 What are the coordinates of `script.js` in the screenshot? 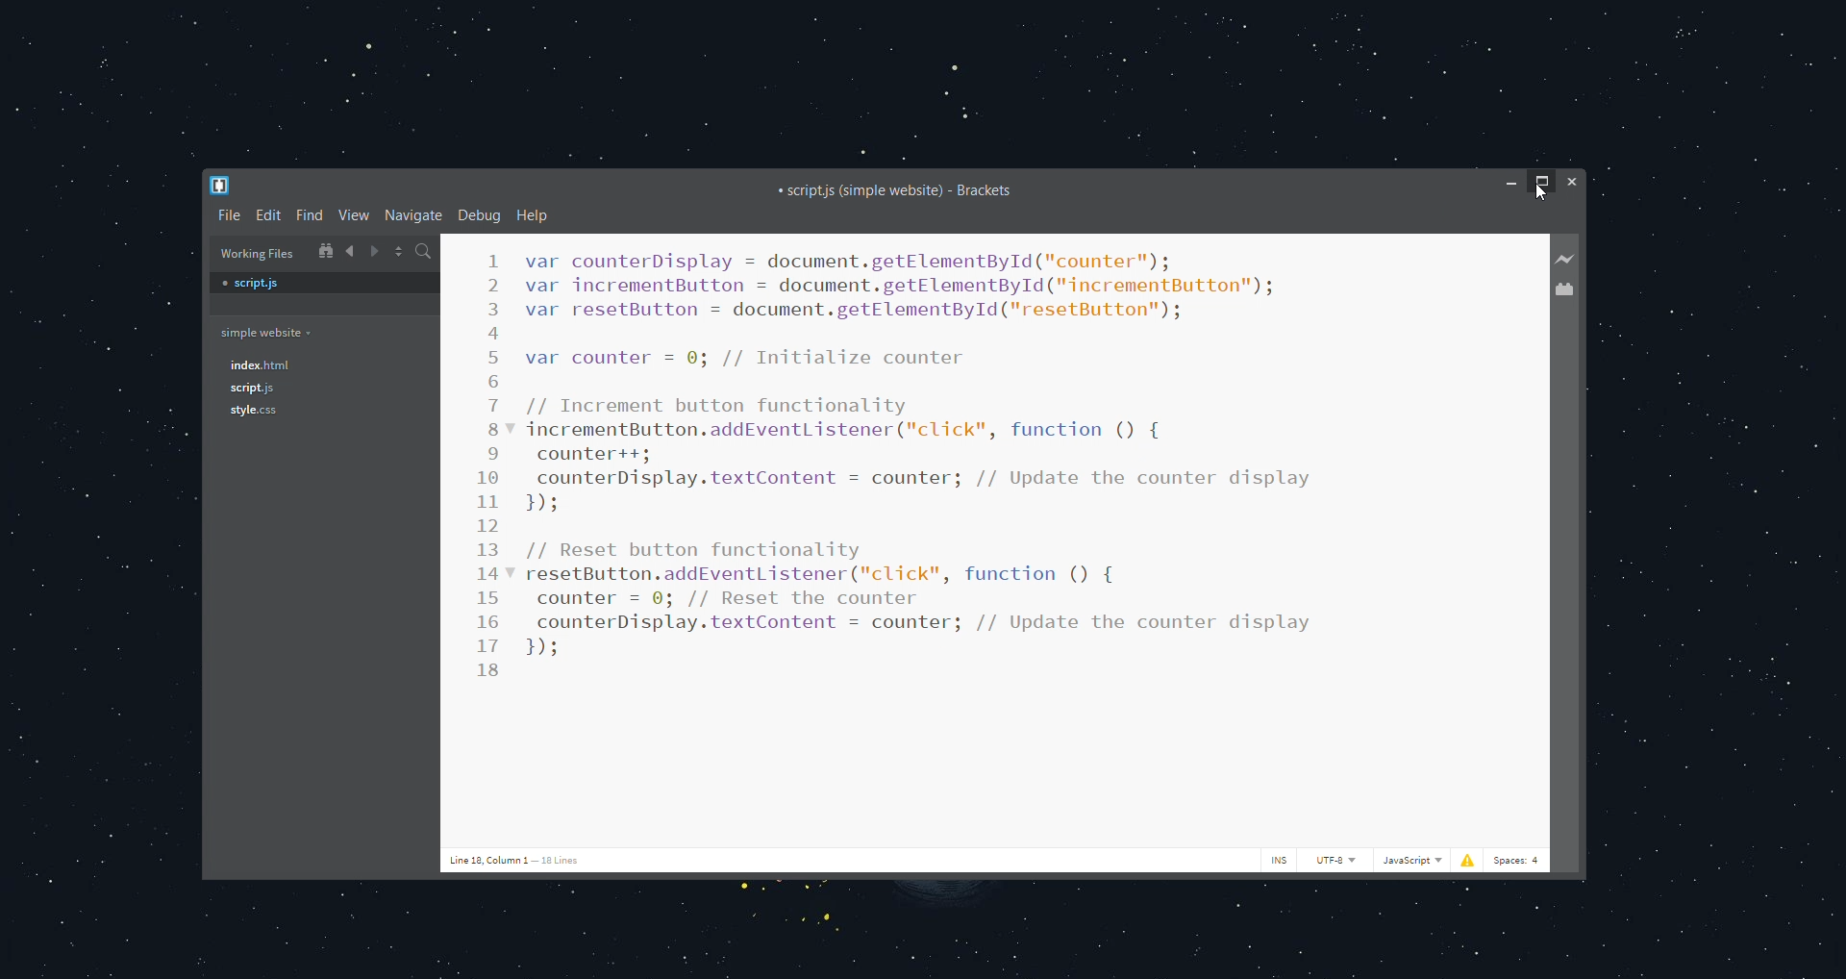 It's located at (323, 284).